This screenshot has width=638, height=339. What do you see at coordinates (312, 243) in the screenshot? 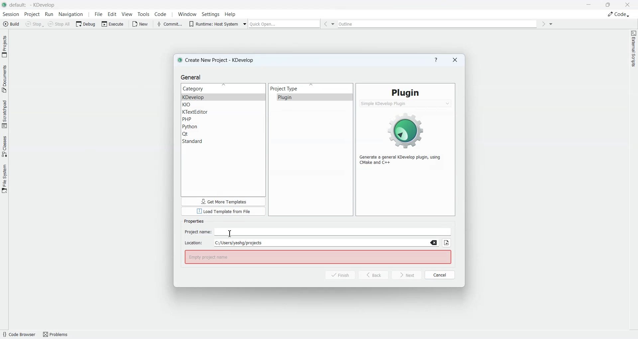
I see `File Path address` at bounding box center [312, 243].